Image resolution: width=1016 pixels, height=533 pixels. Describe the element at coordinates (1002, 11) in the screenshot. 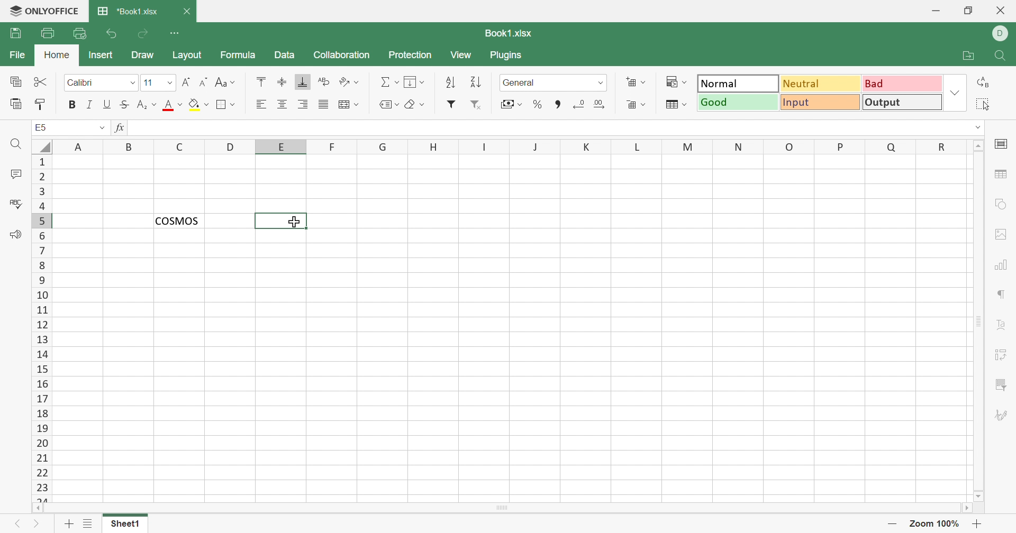

I see `Close` at that location.